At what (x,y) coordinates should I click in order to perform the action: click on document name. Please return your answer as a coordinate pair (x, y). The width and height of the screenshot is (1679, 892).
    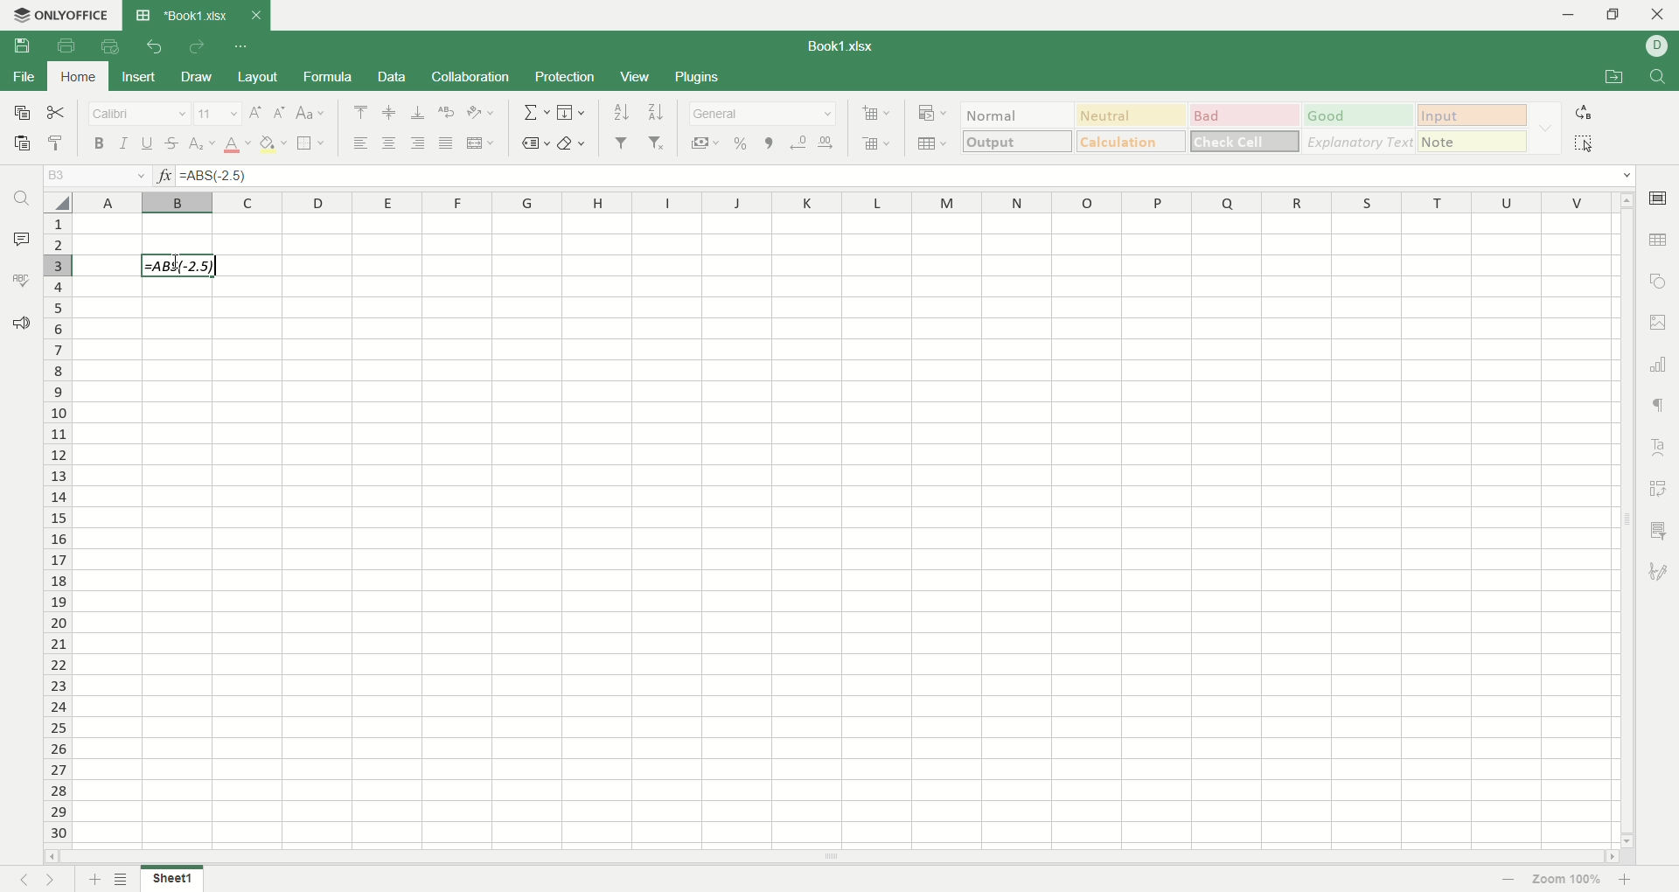
    Looking at the image, I should click on (844, 45).